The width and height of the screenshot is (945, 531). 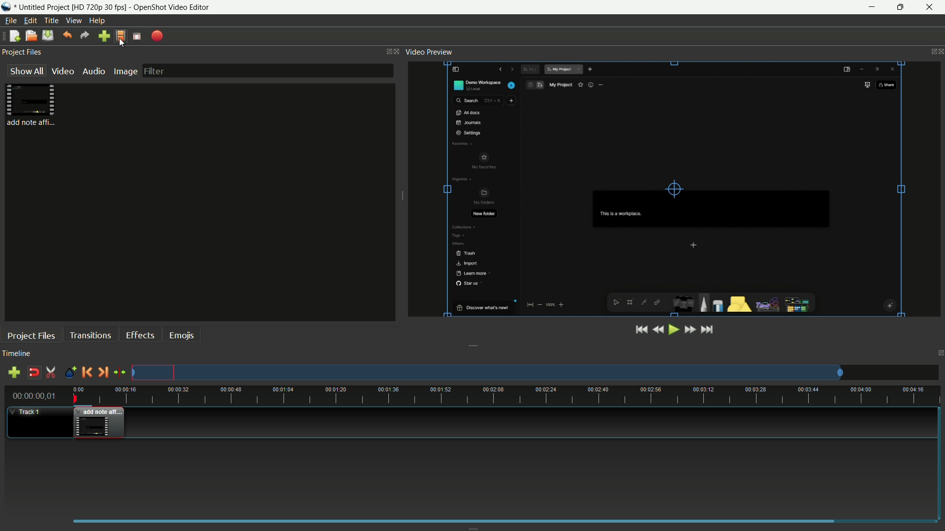 What do you see at coordinates (31, 21) in the screenshot?
I see `edit menu` at bounding box center [31, 21].